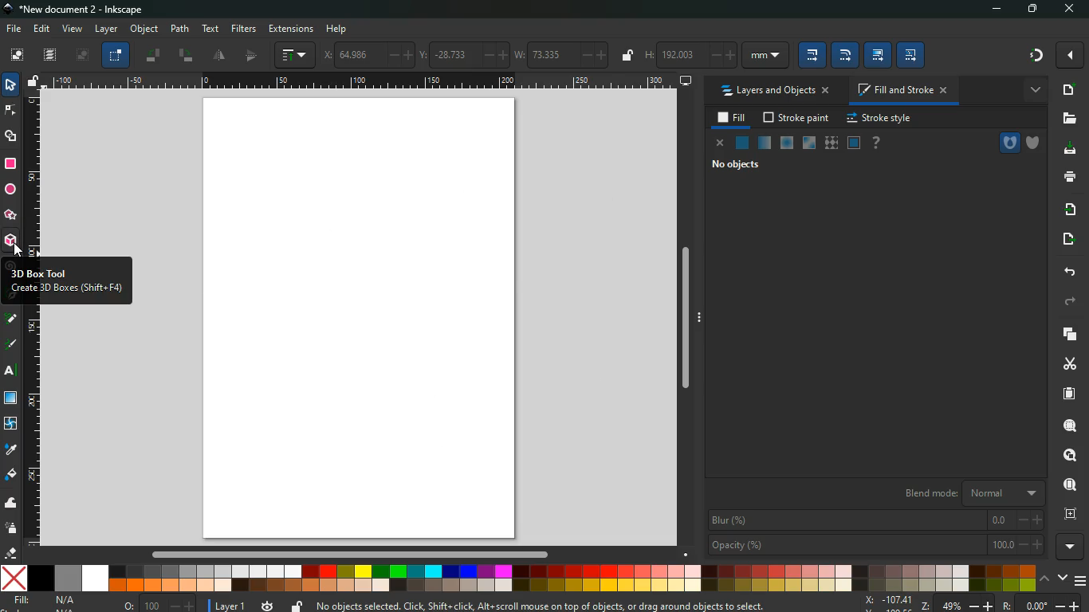  Describe the element at coordinates (11, 475) in the screenshot. I see `fill` at that location.